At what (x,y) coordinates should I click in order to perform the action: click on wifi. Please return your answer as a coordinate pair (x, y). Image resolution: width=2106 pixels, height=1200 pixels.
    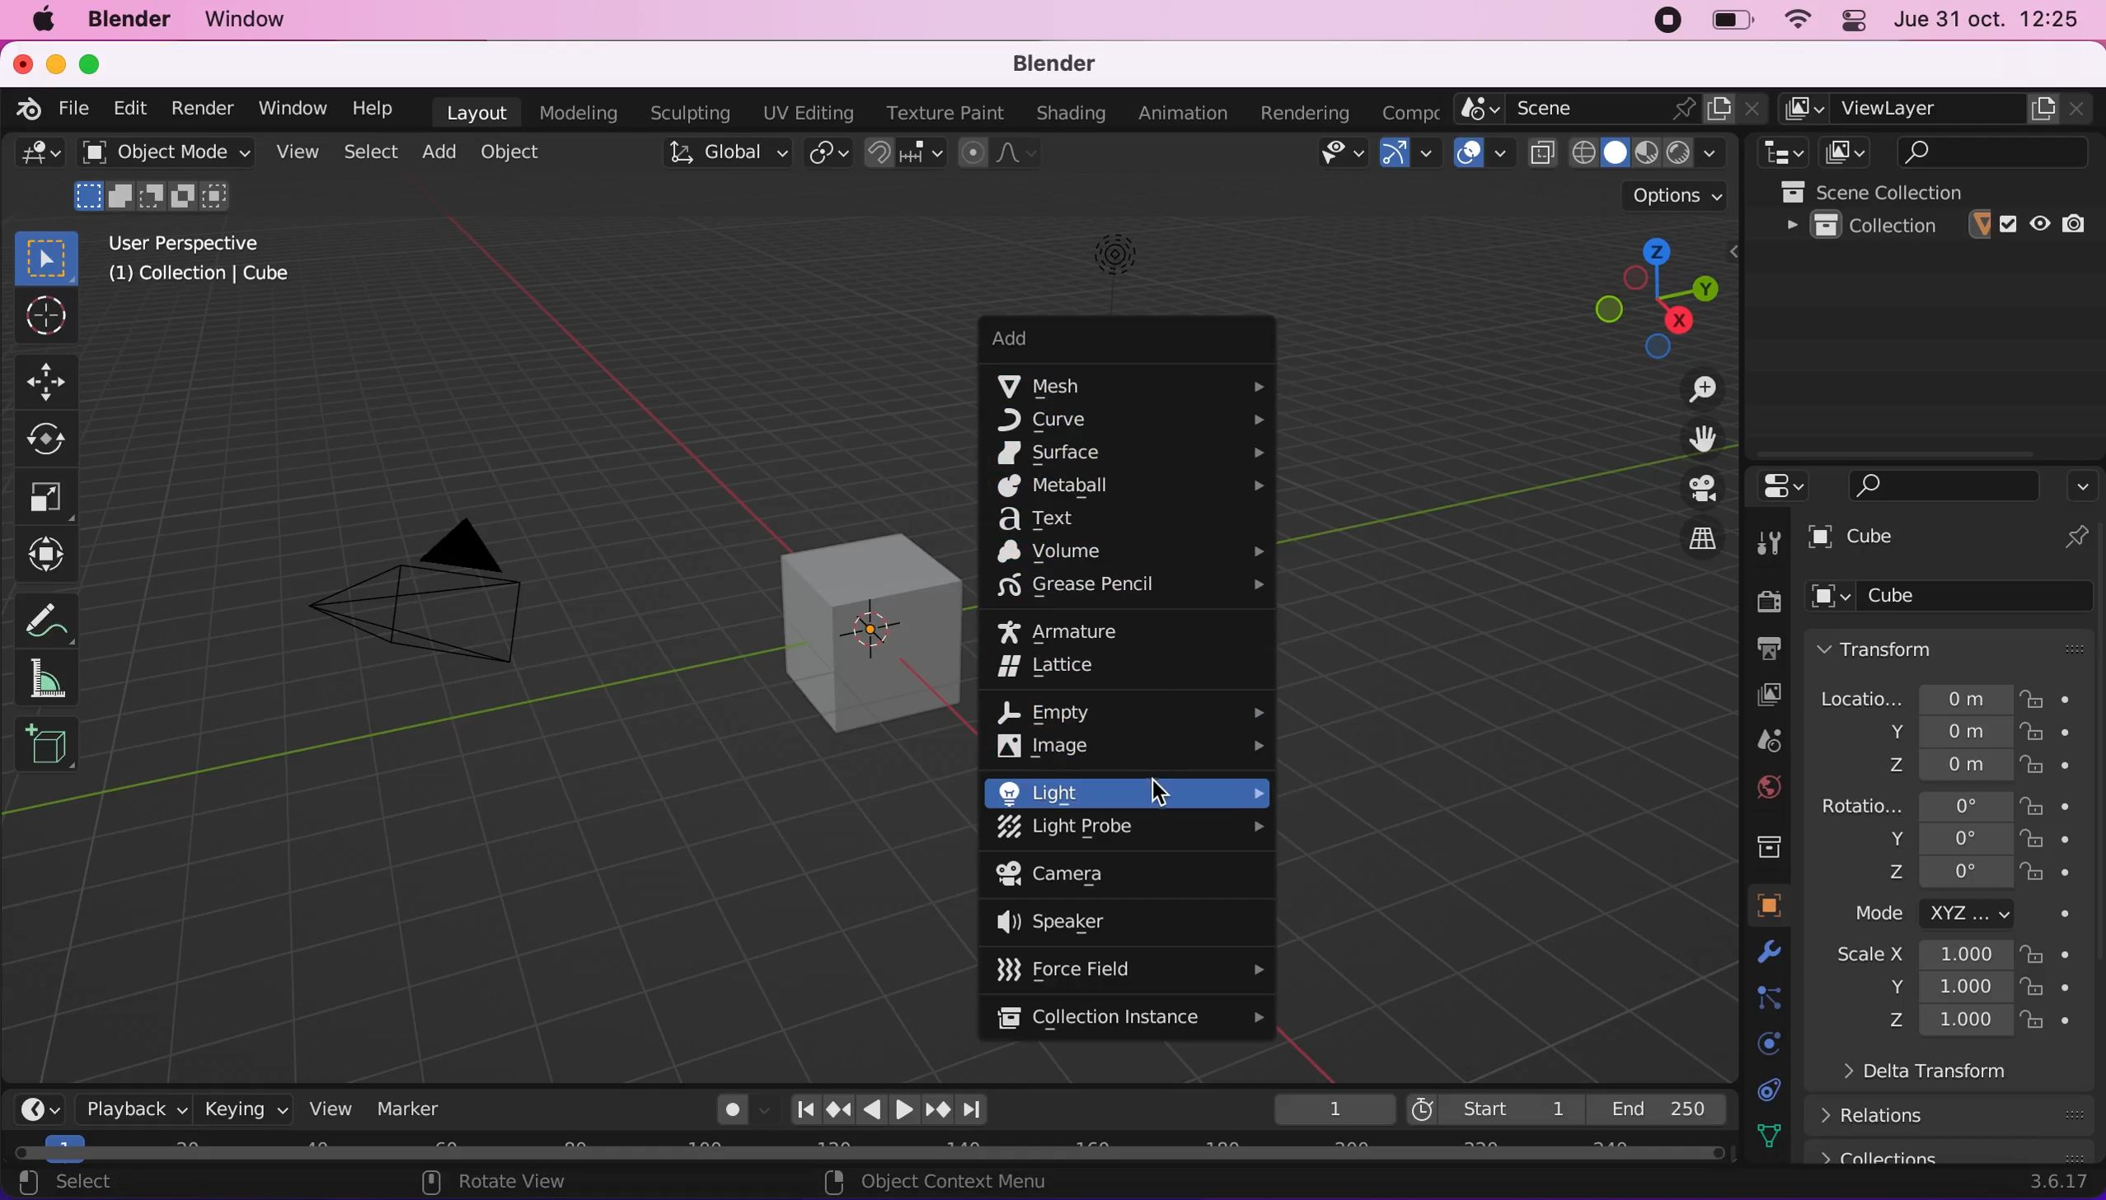
    Looking at the image, I should click on (1794, 20).